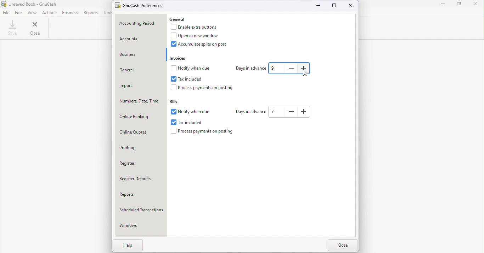 The width and height of the screenshot is (484, 253). Describe the element at coordinates (141, 117) in the screenshot. I see `Online banking` at that location.